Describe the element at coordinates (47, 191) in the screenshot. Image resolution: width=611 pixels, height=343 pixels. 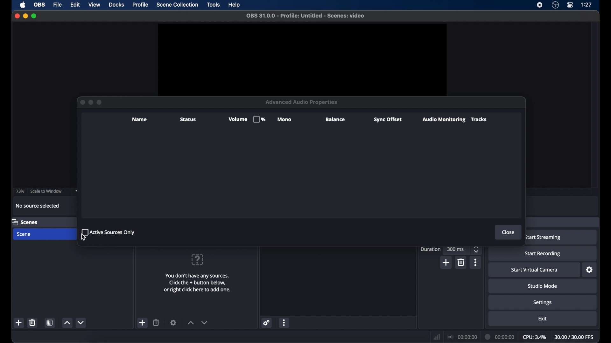
I see `scale to window` at that location.